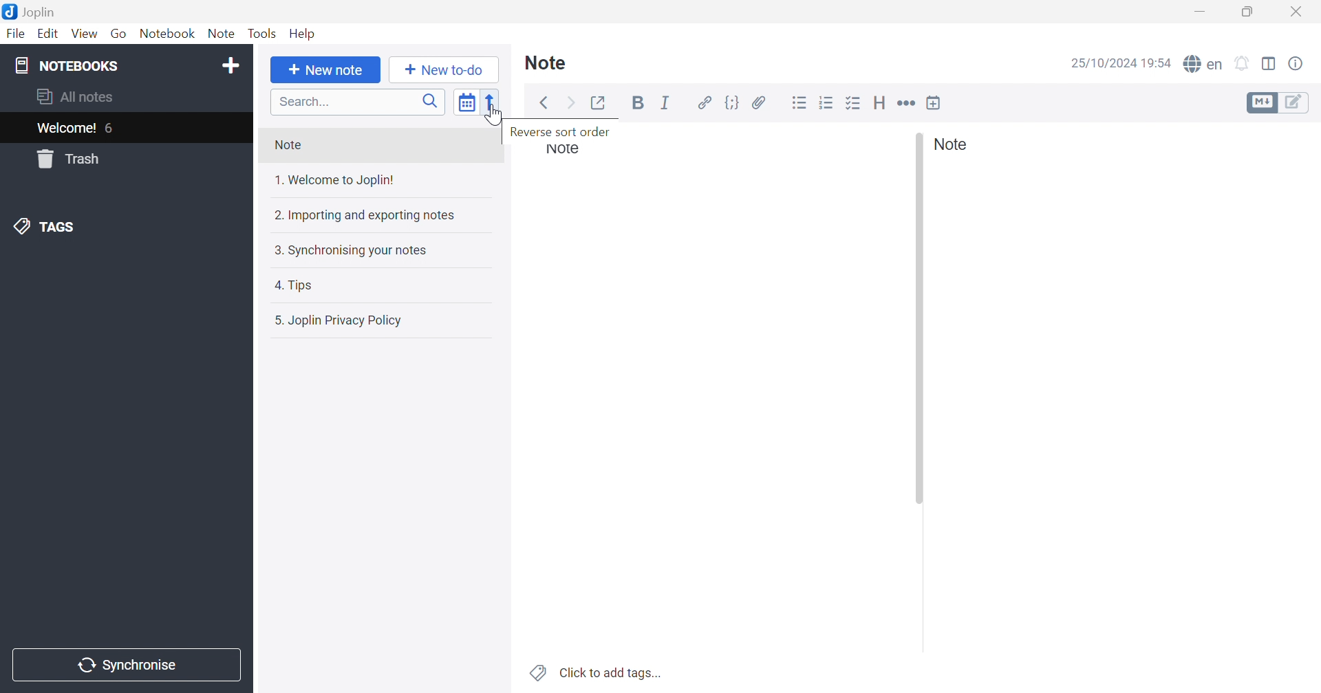 The width and height of the screenshot is (1321, 693). I want to click on Hyperlink, so click(705, 103).